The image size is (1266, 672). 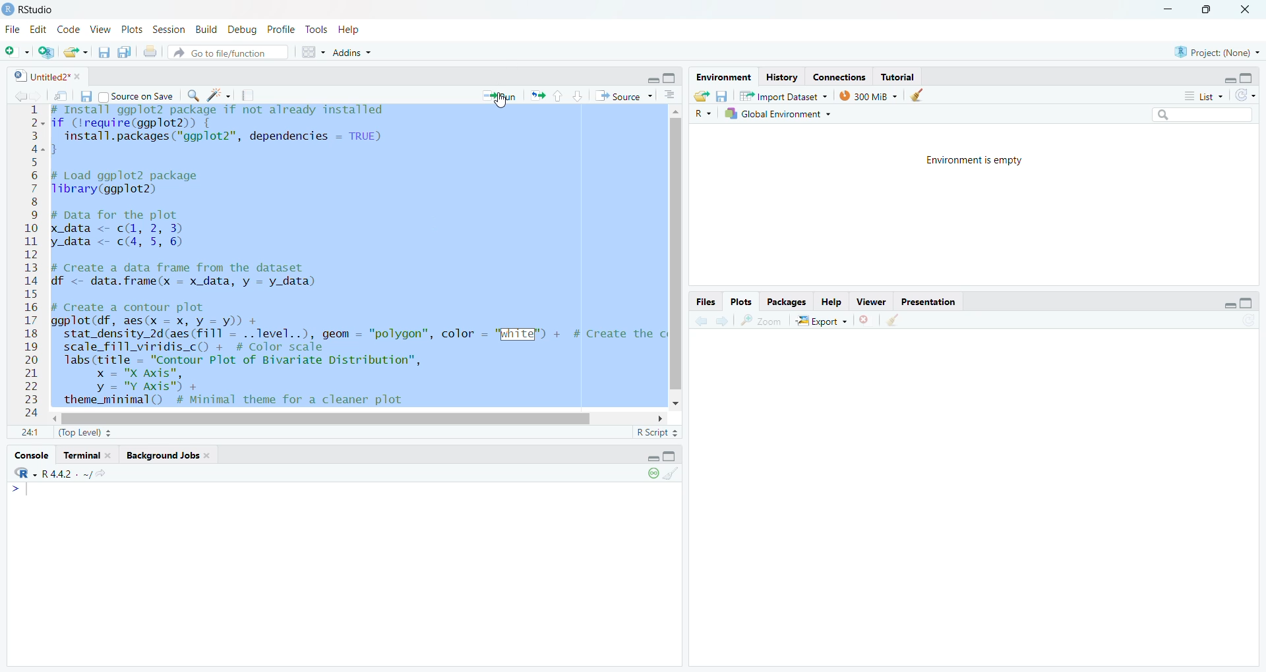 I want to click on console, so click(x=32, y=458).